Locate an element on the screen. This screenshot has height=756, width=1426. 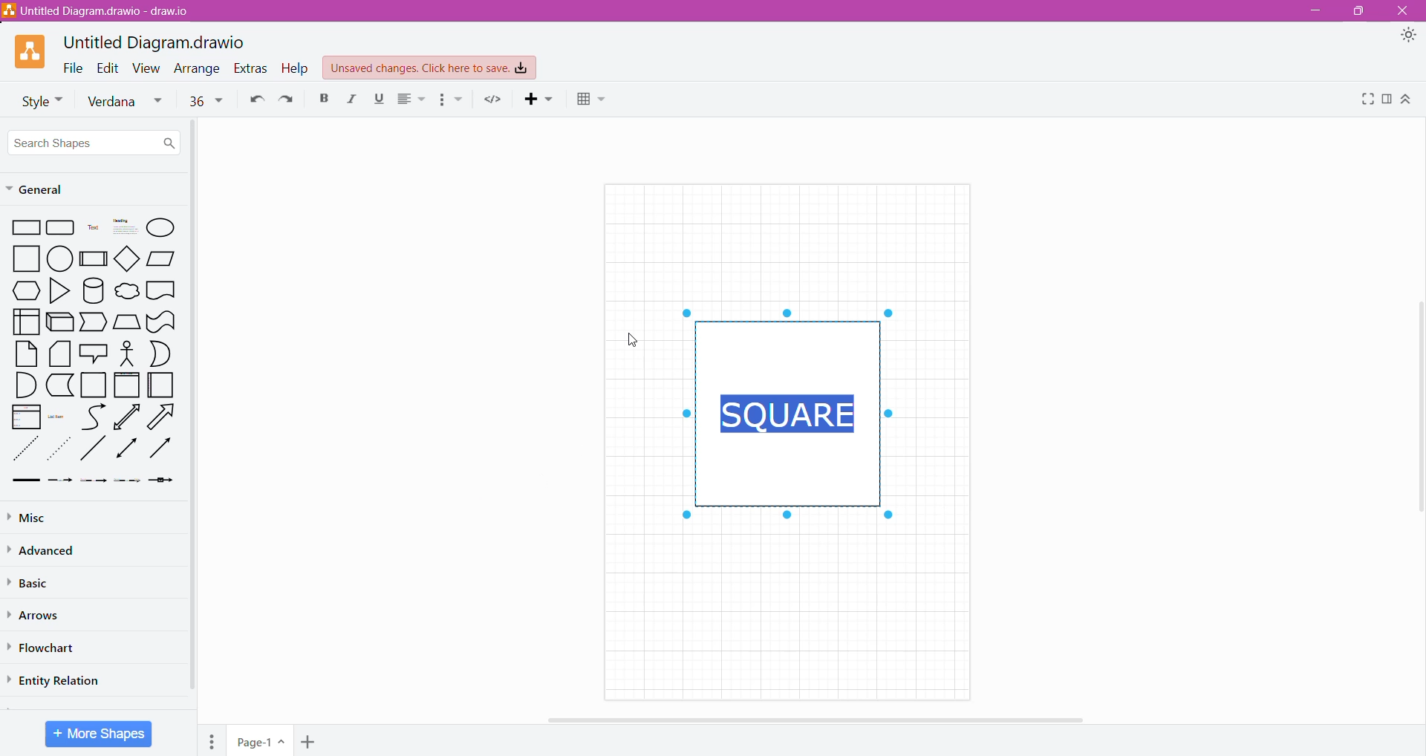
Undo is located at coordinates (254, 102).